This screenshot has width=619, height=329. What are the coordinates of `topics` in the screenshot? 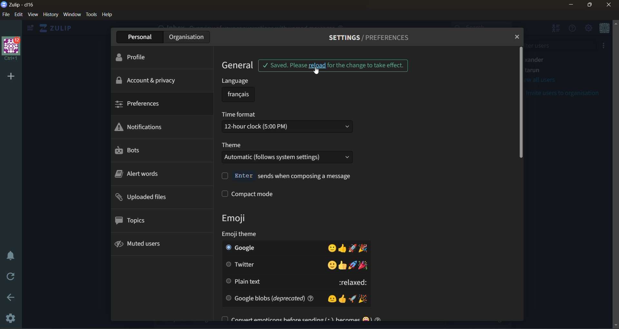 It's located at (135, 221).